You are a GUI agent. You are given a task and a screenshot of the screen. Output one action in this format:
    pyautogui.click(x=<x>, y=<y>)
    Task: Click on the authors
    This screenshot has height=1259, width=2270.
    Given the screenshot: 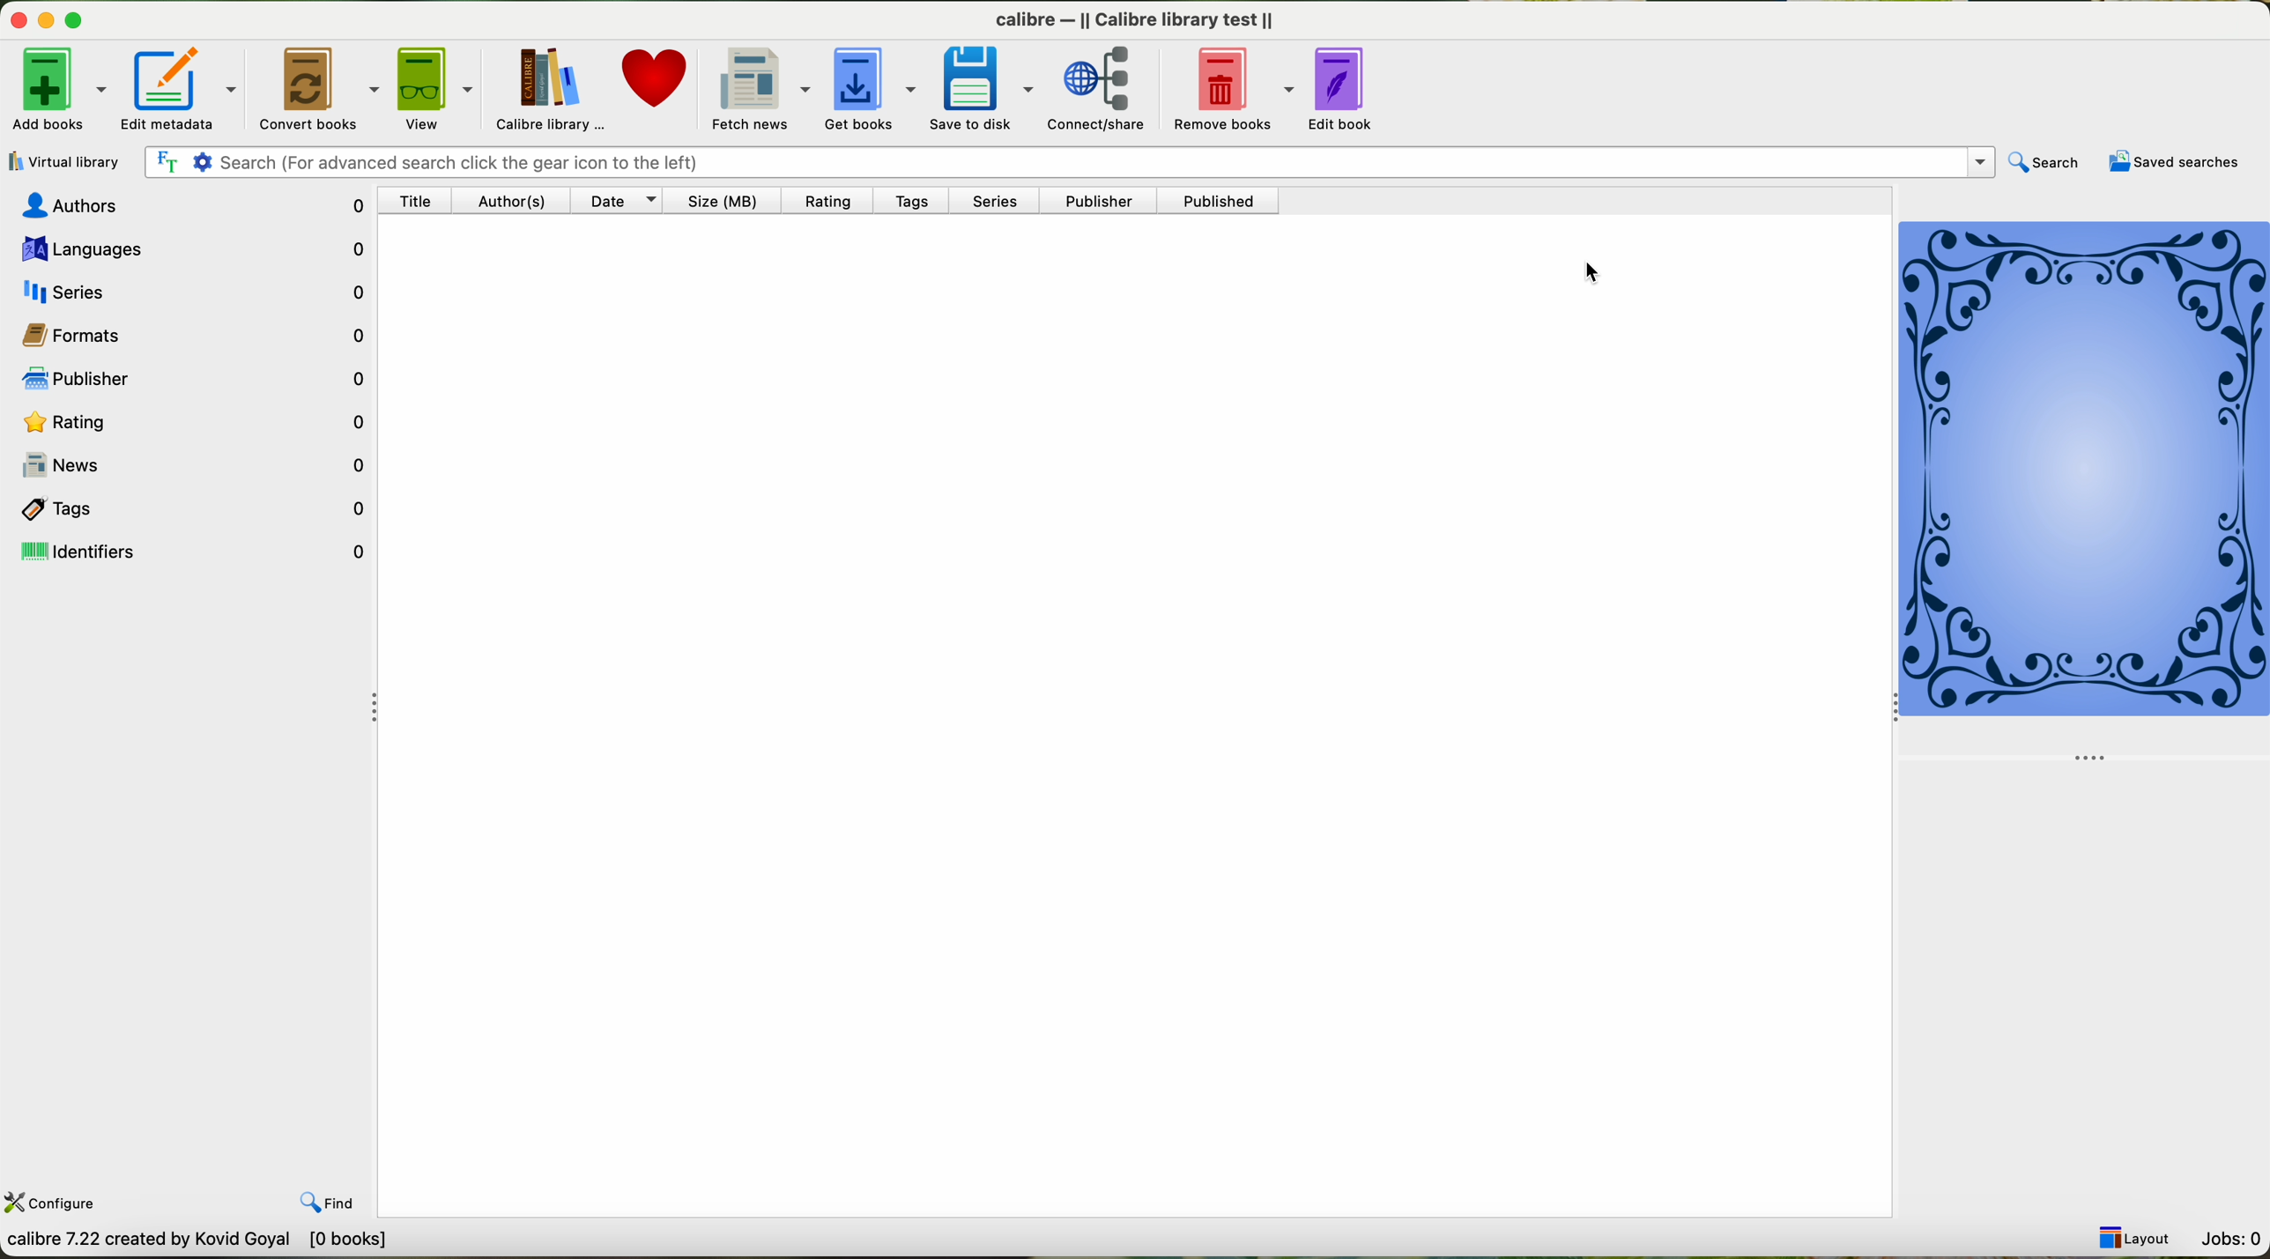 What is the action you would take?
    pyautogui.click(x=193, y=205)
    